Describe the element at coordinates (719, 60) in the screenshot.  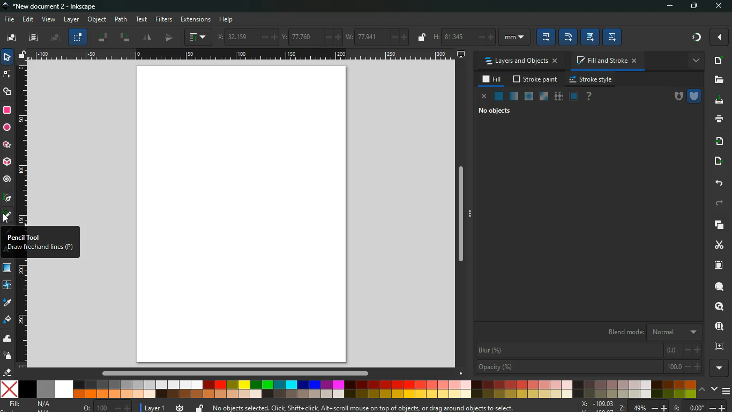
I see `new` at that location.